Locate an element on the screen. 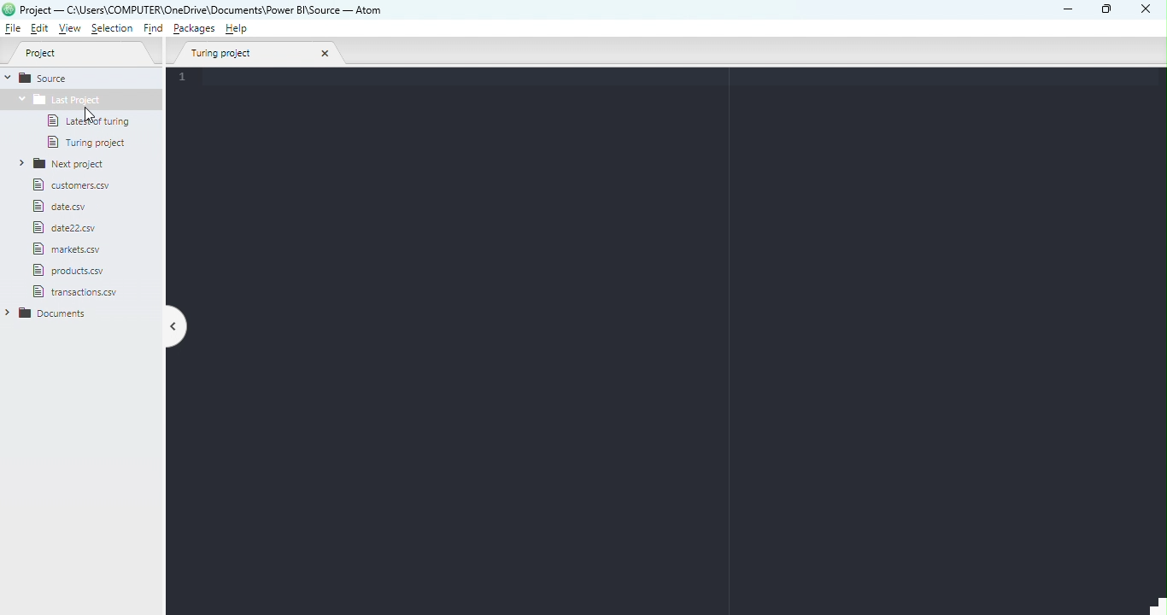  file is located at coordinates (85, 251).